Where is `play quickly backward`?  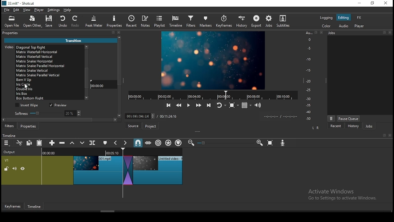
play quickly backward is located at coordinates (178, 105).